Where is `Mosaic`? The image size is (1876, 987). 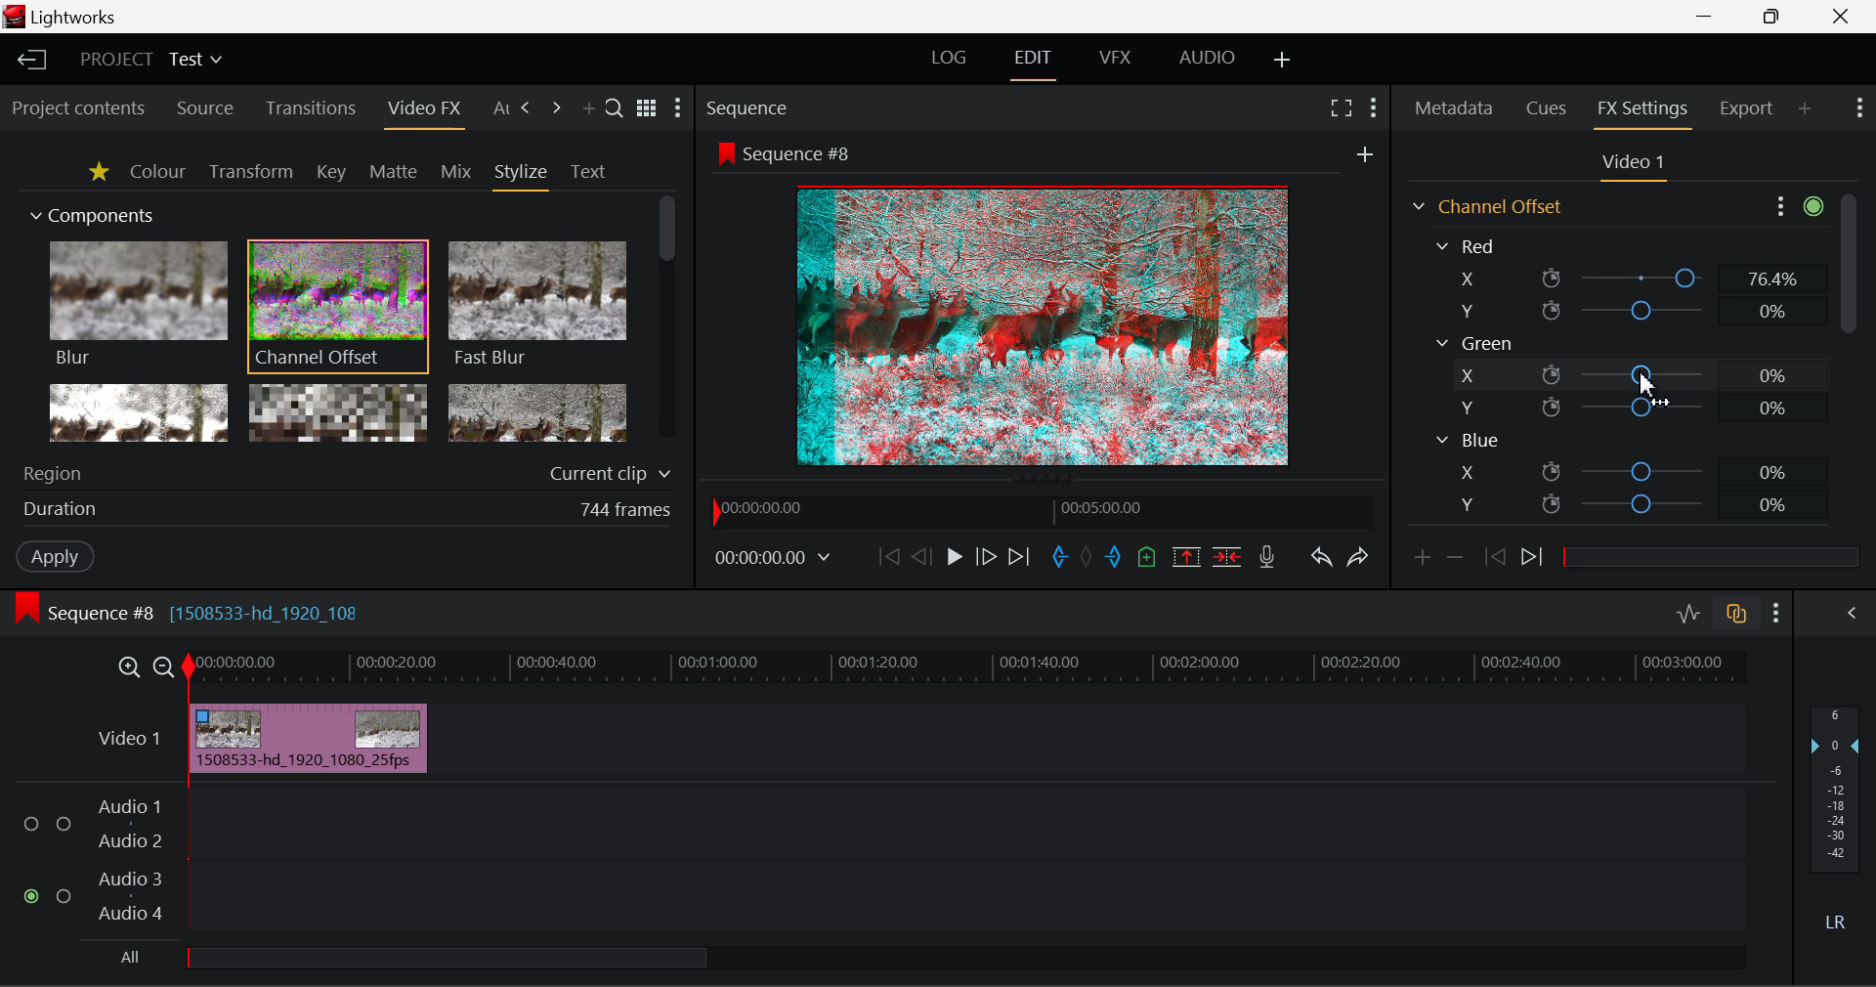
Mosaic is located at coordinates (338, 411).